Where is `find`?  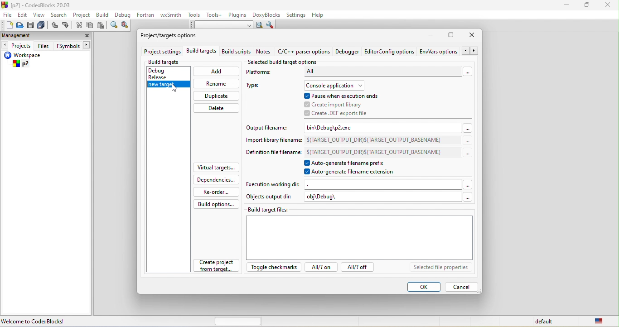 find is located at coordinates (114, 26).